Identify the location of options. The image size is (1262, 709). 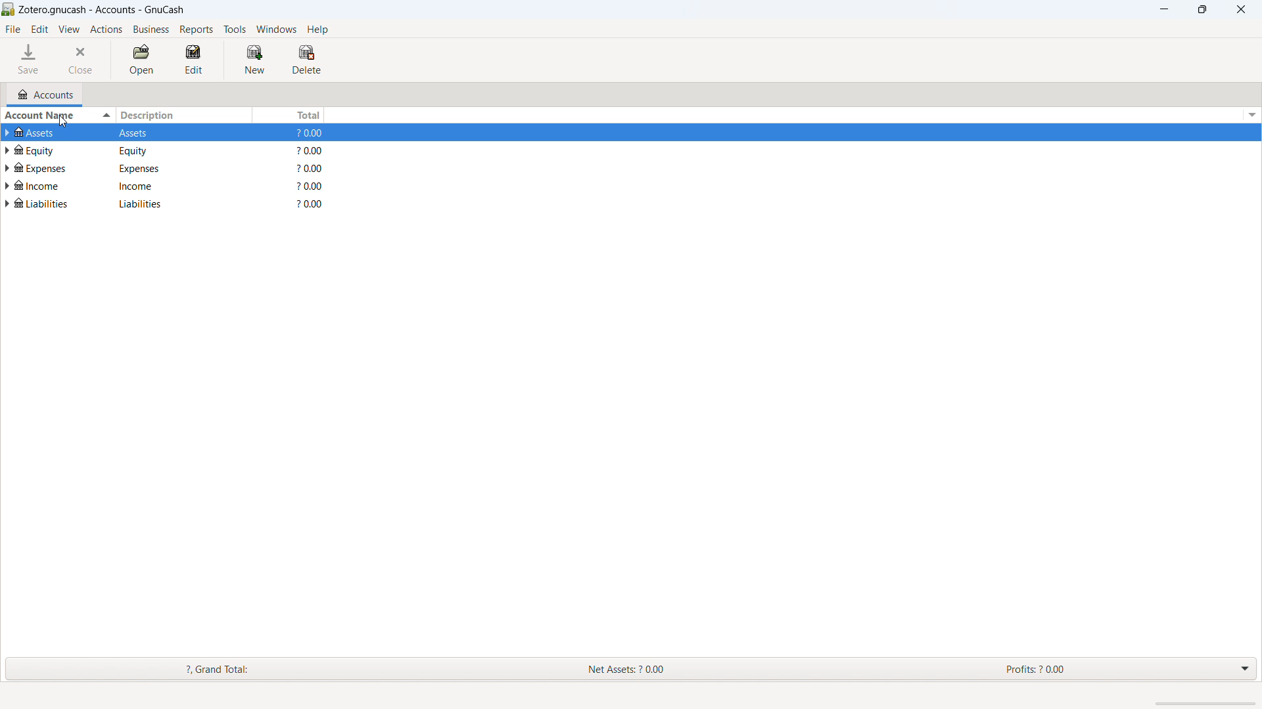
(1250, 669).